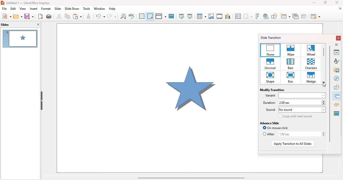 The height and width of the screenshot is (180, 343). I want to click on apply transition to all slides, so click(293, 144).